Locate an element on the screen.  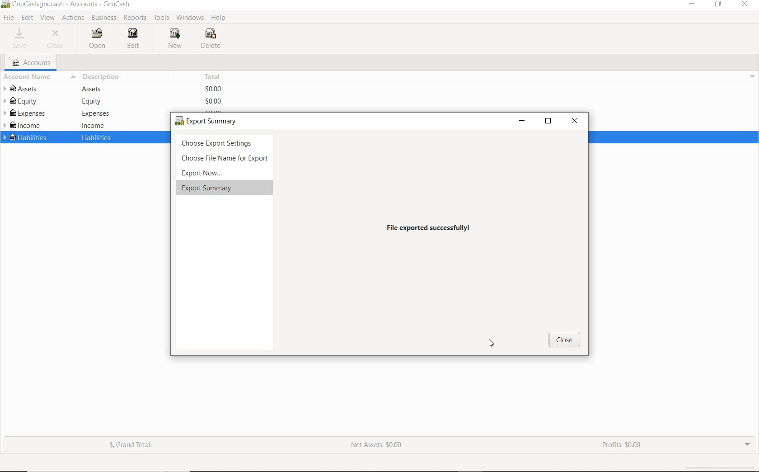
HELP is located at coordinates (219, 18).